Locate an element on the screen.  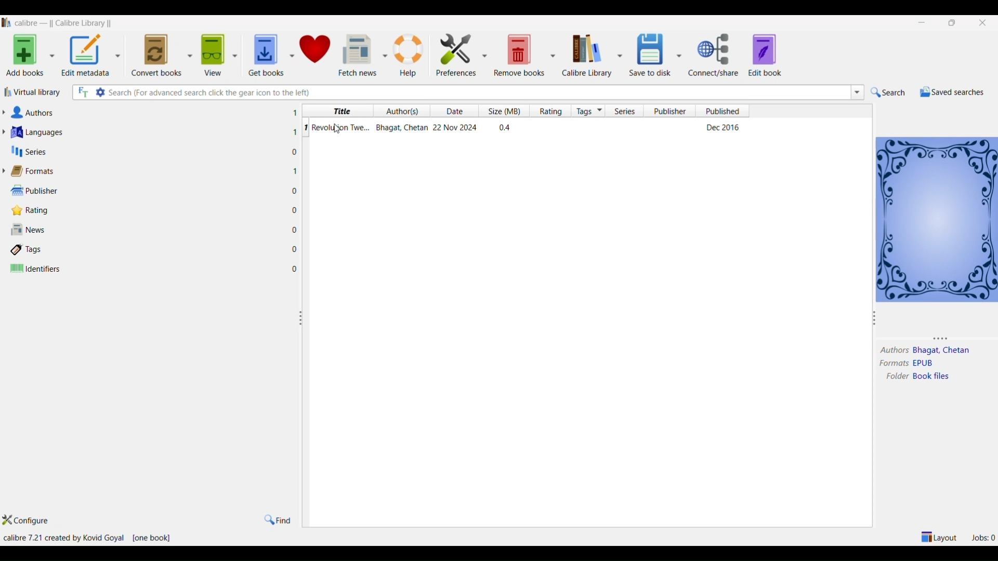
help is located at coordinates (410, 54).